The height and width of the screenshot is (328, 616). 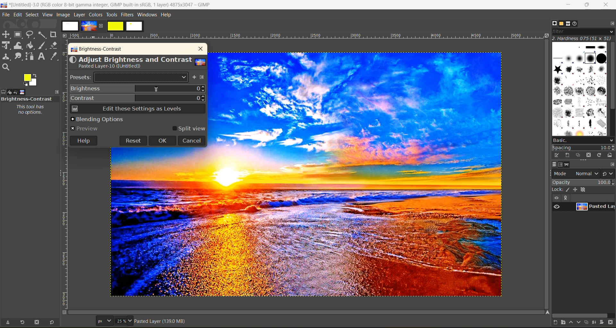 What do you see at coordinates (557, 206) in the screenshot?
I see `preview` at bounding box center [557, 206].